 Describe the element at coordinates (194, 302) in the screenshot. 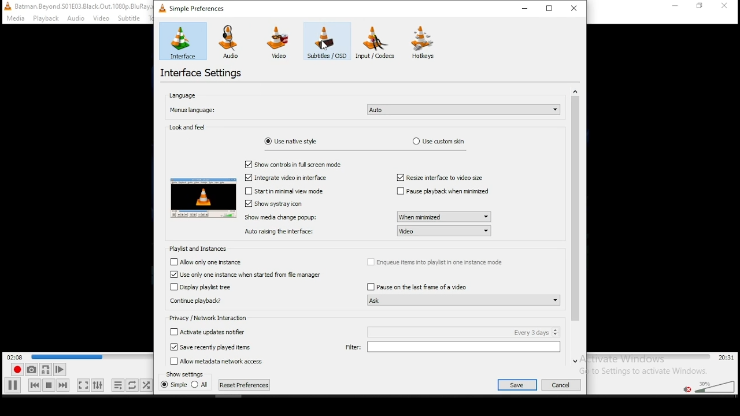

I see `` at that location.